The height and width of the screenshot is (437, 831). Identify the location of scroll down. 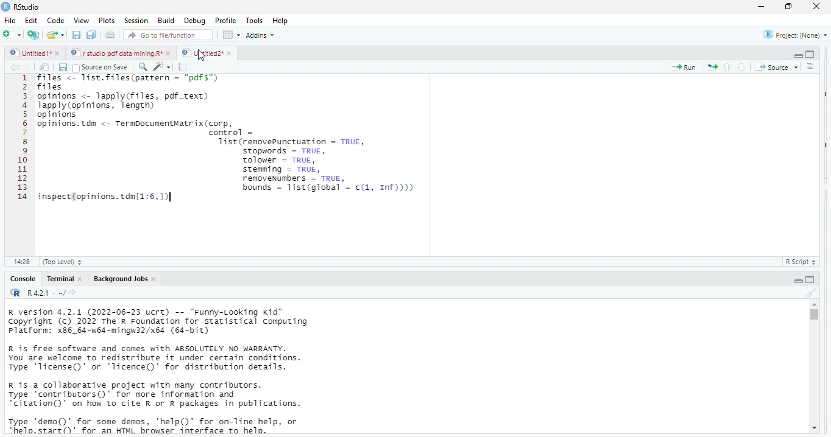
(813, 429).